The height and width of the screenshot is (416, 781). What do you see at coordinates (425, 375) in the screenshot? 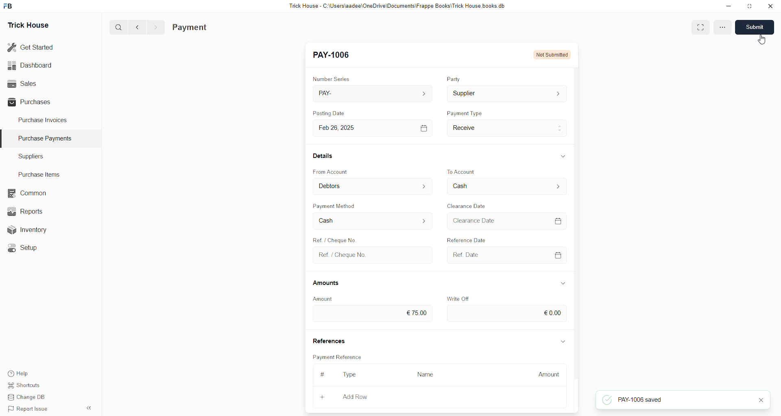
I see `Name` at bounding box center [425, 375].